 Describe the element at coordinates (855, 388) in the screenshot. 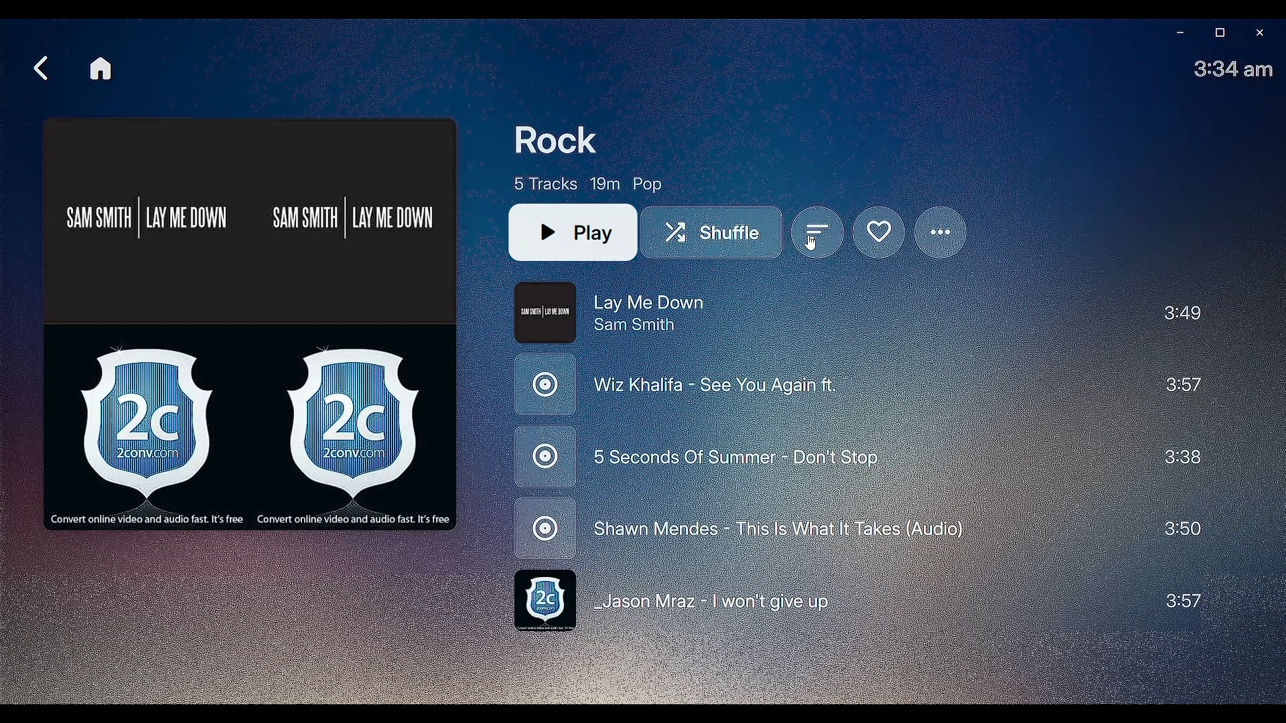

I see `Wiz Khalifa- See you again` at that location.